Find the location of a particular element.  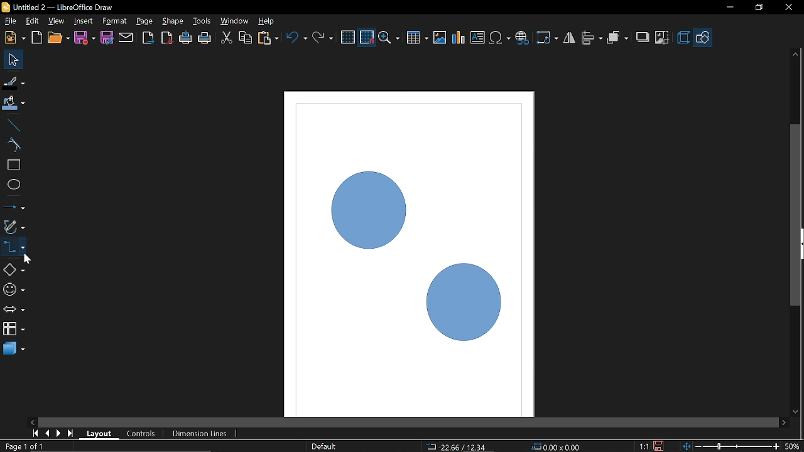

Symbol shapes is located at coordinates (14, 291).